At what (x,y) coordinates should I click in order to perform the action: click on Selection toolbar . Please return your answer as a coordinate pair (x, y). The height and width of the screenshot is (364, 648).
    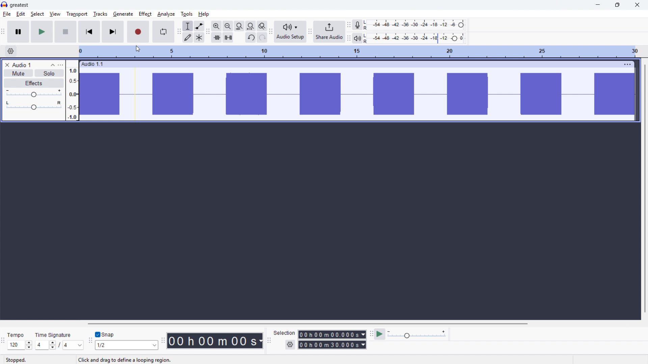
    Looking at the image, I should click on (269, 341).